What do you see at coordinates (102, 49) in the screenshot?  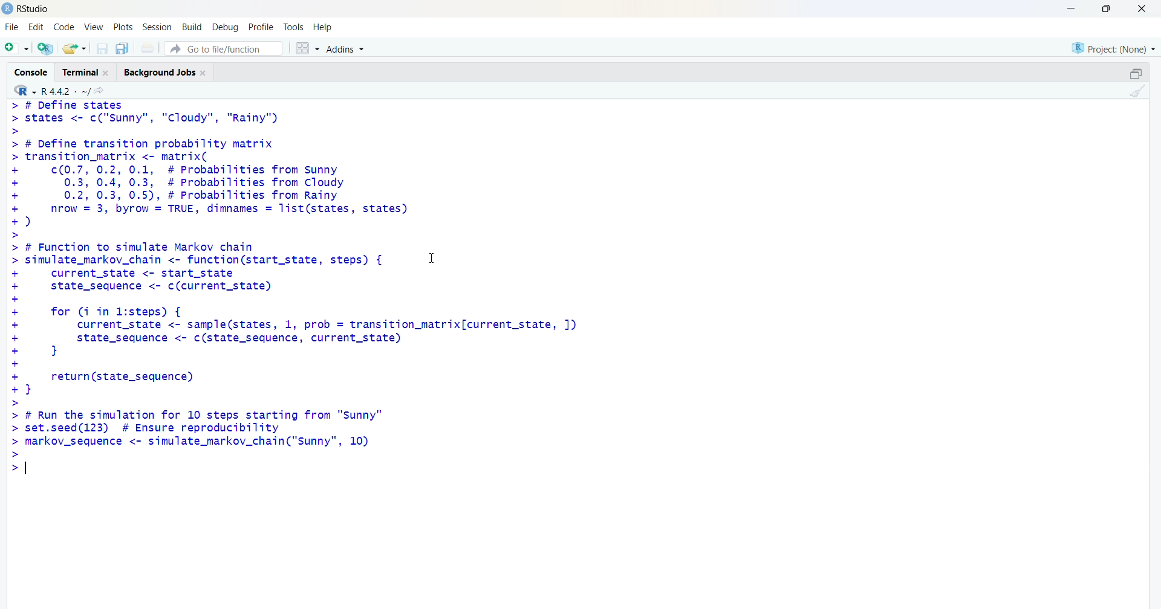 I see `save current document` at bounding box center [102, 49].